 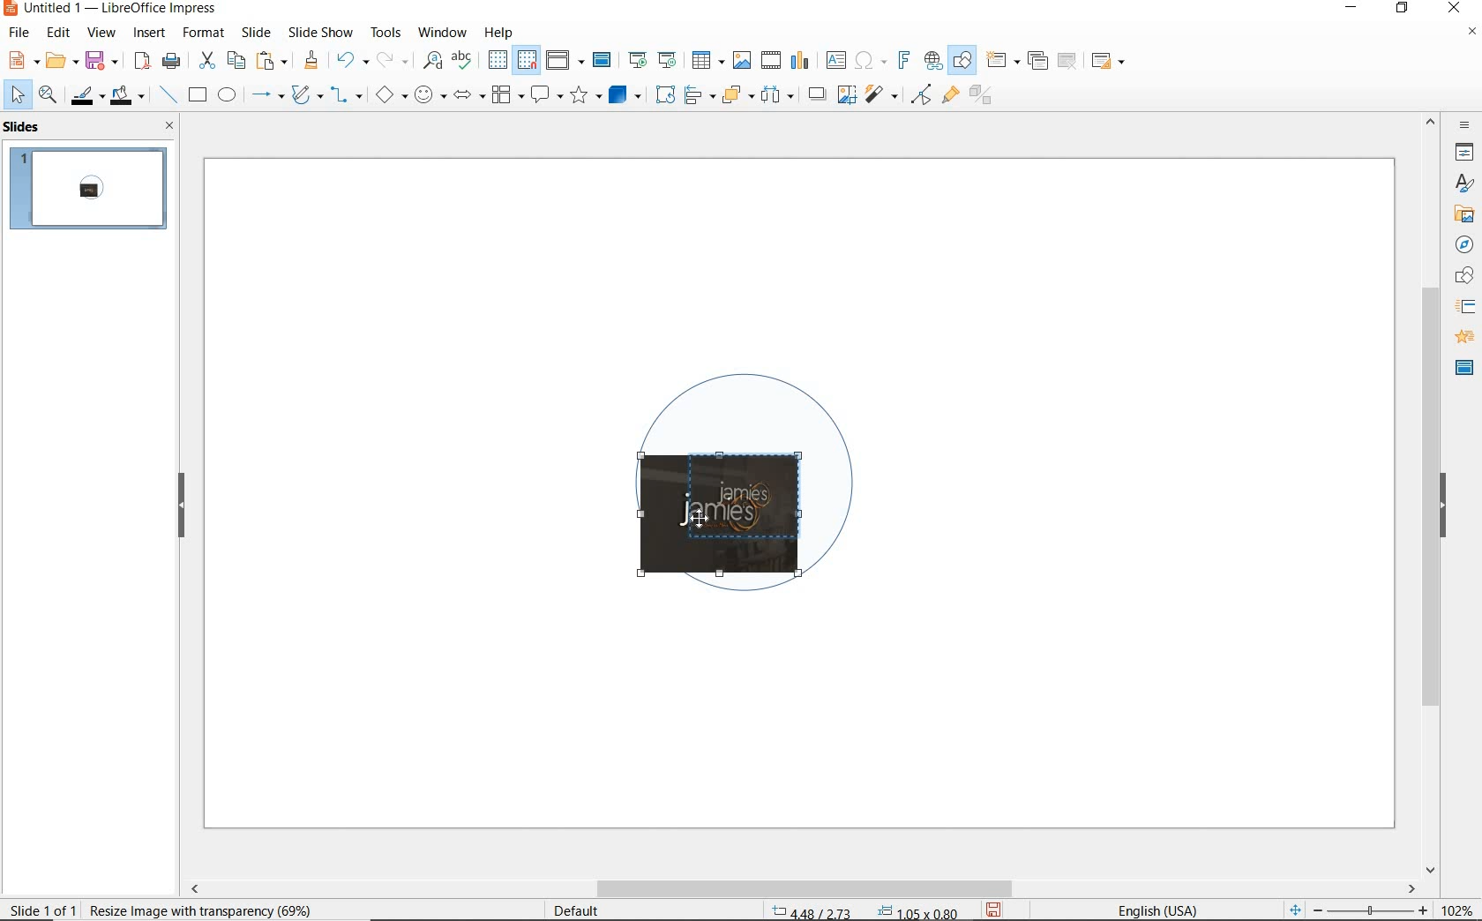 I want to click on insert table, so click(x=706, y=61).